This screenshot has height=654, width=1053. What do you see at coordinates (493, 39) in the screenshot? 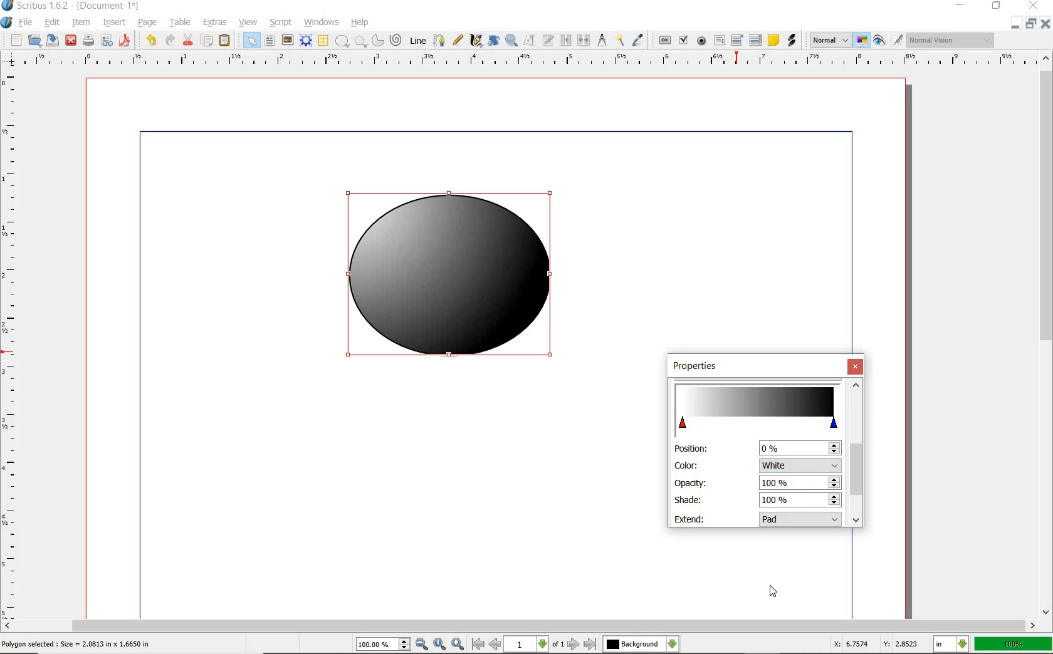
I see `ROTATE ITEM` at bounding box center [493, 39].